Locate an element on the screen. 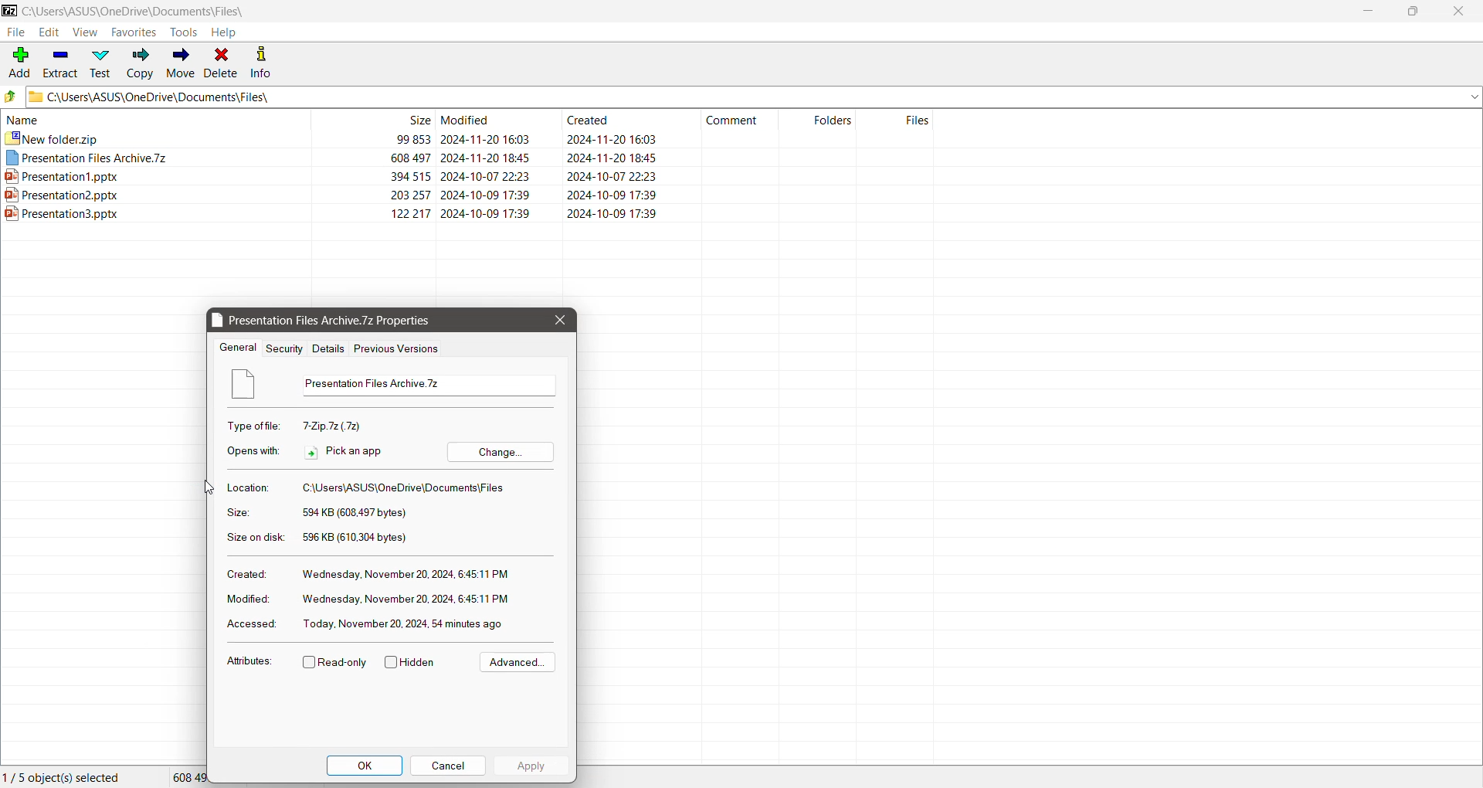  Favorites is located at coordinates (134, 32).